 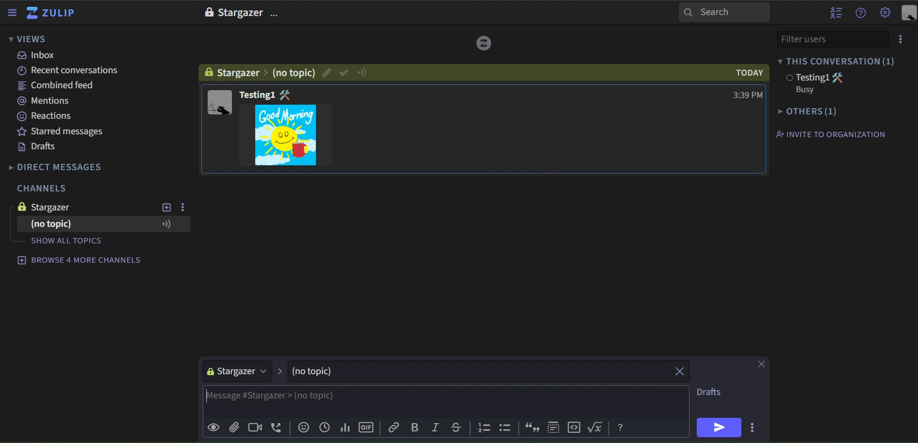 I want to click on resolved, so click(x=344, y=73).